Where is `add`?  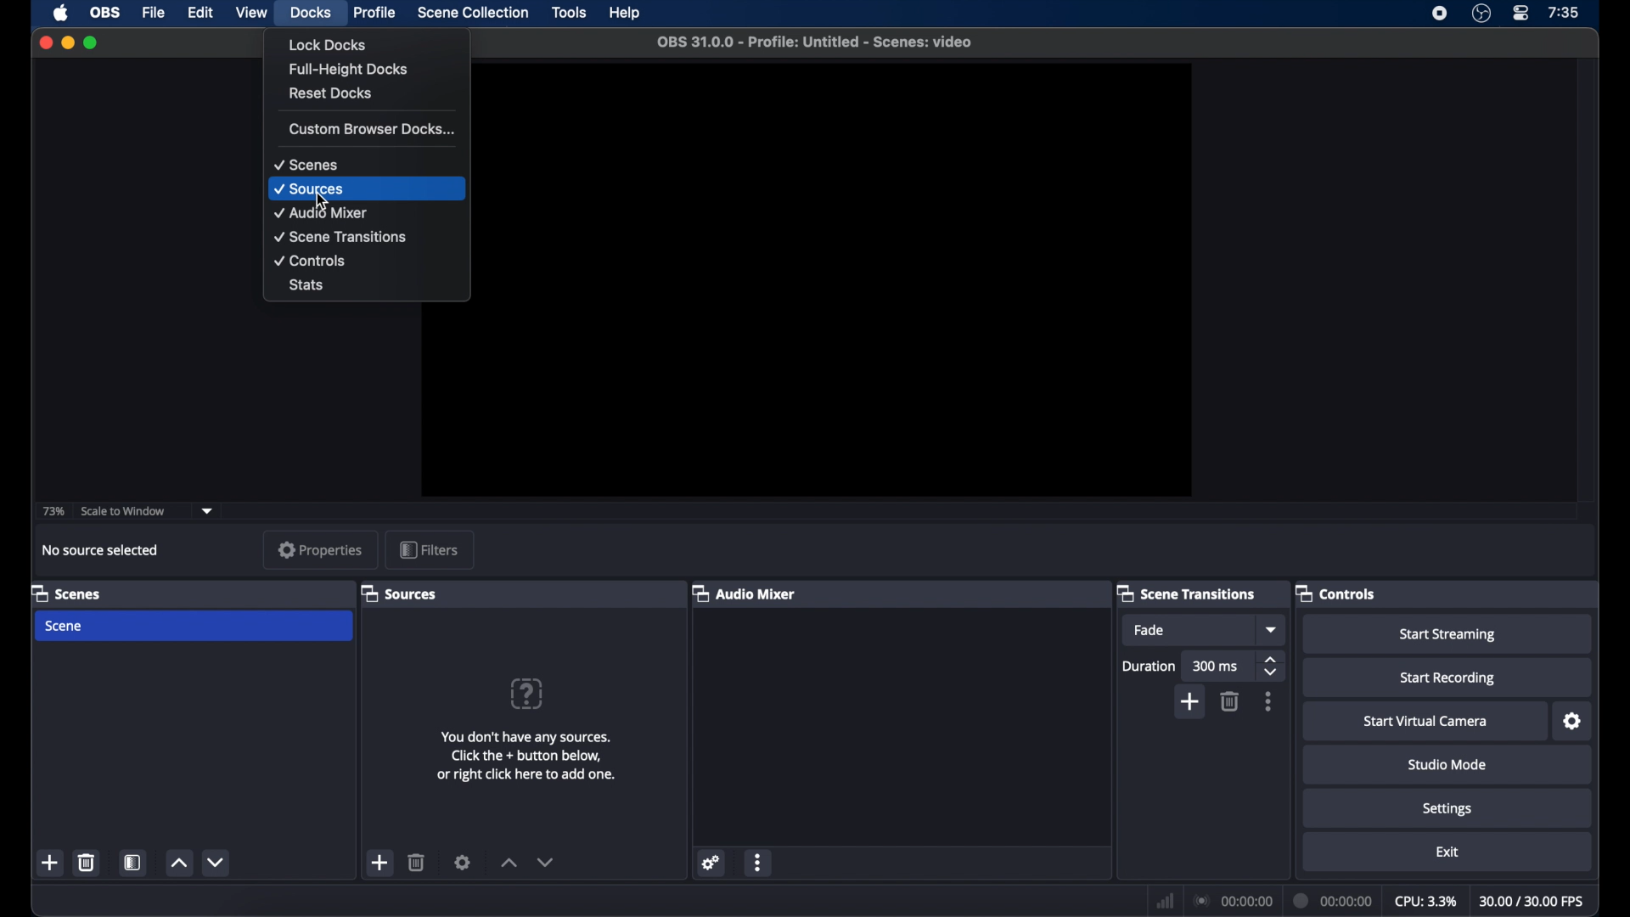 add is located at coordinates (1190, 703).